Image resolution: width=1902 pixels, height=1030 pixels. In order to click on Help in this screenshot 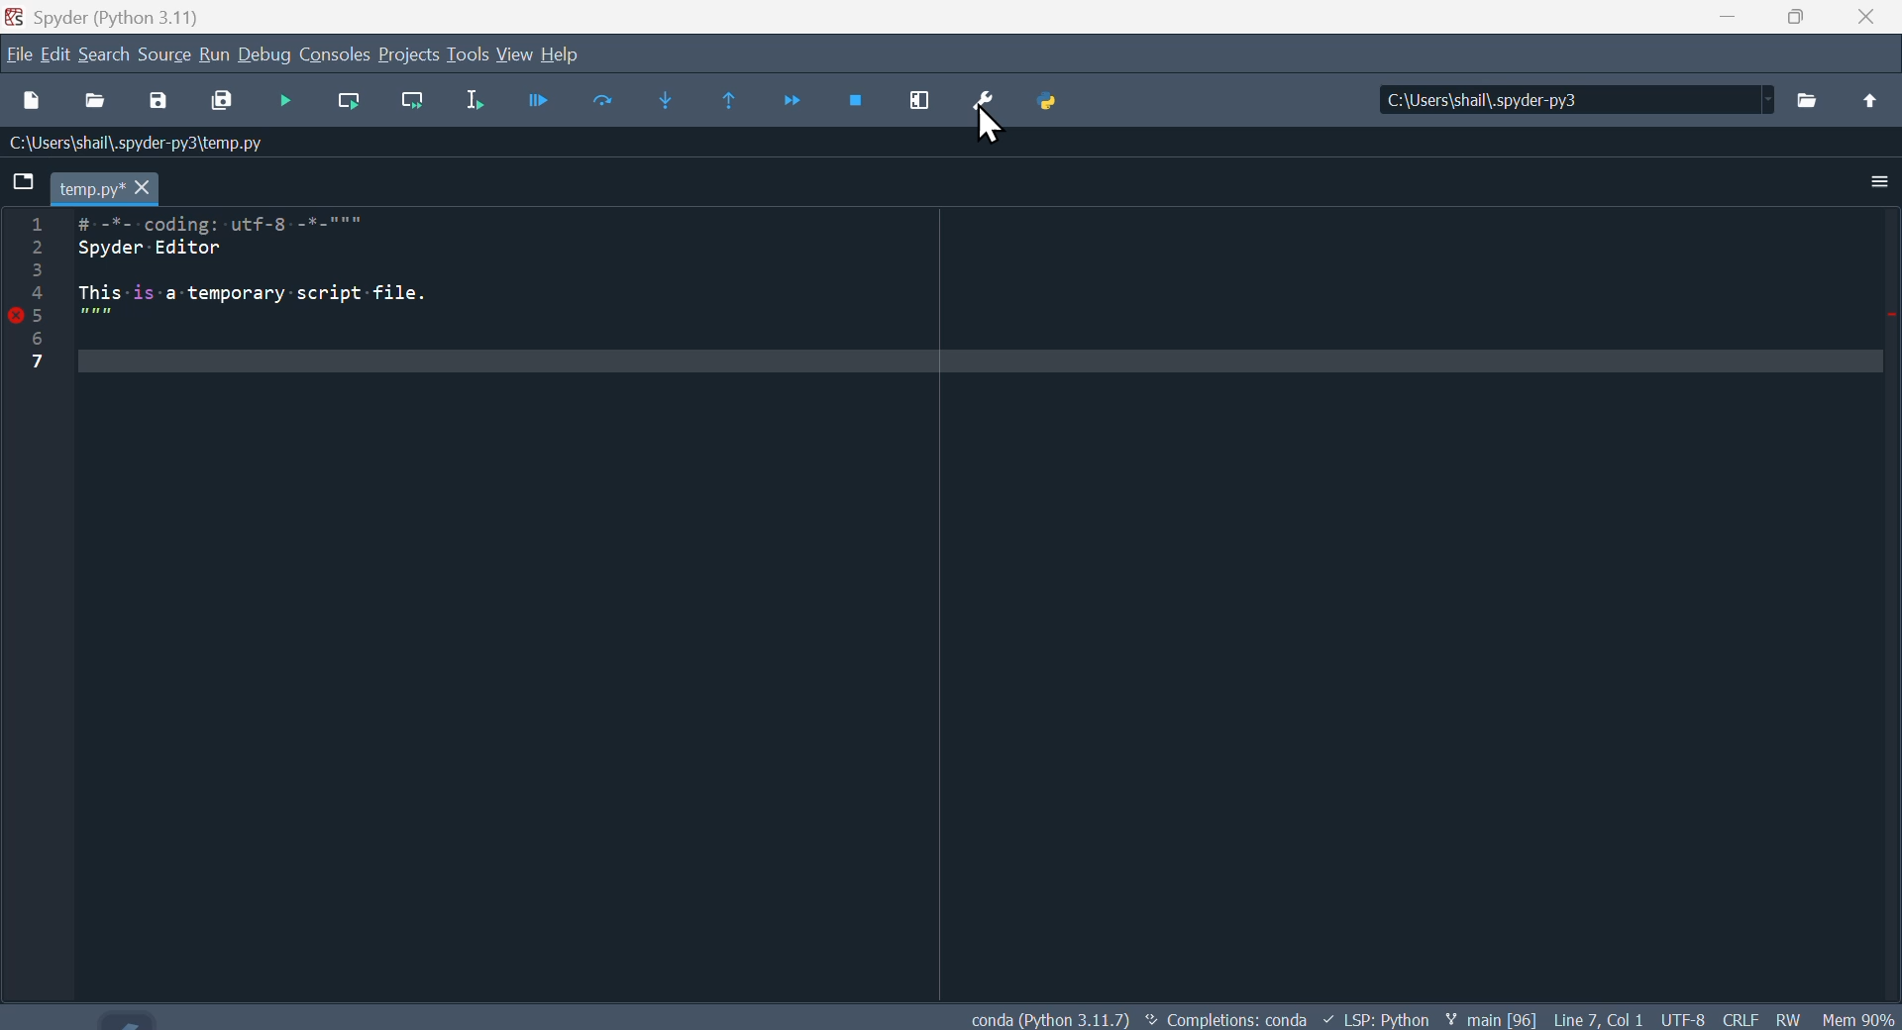, I will do `click(576, 51)`.